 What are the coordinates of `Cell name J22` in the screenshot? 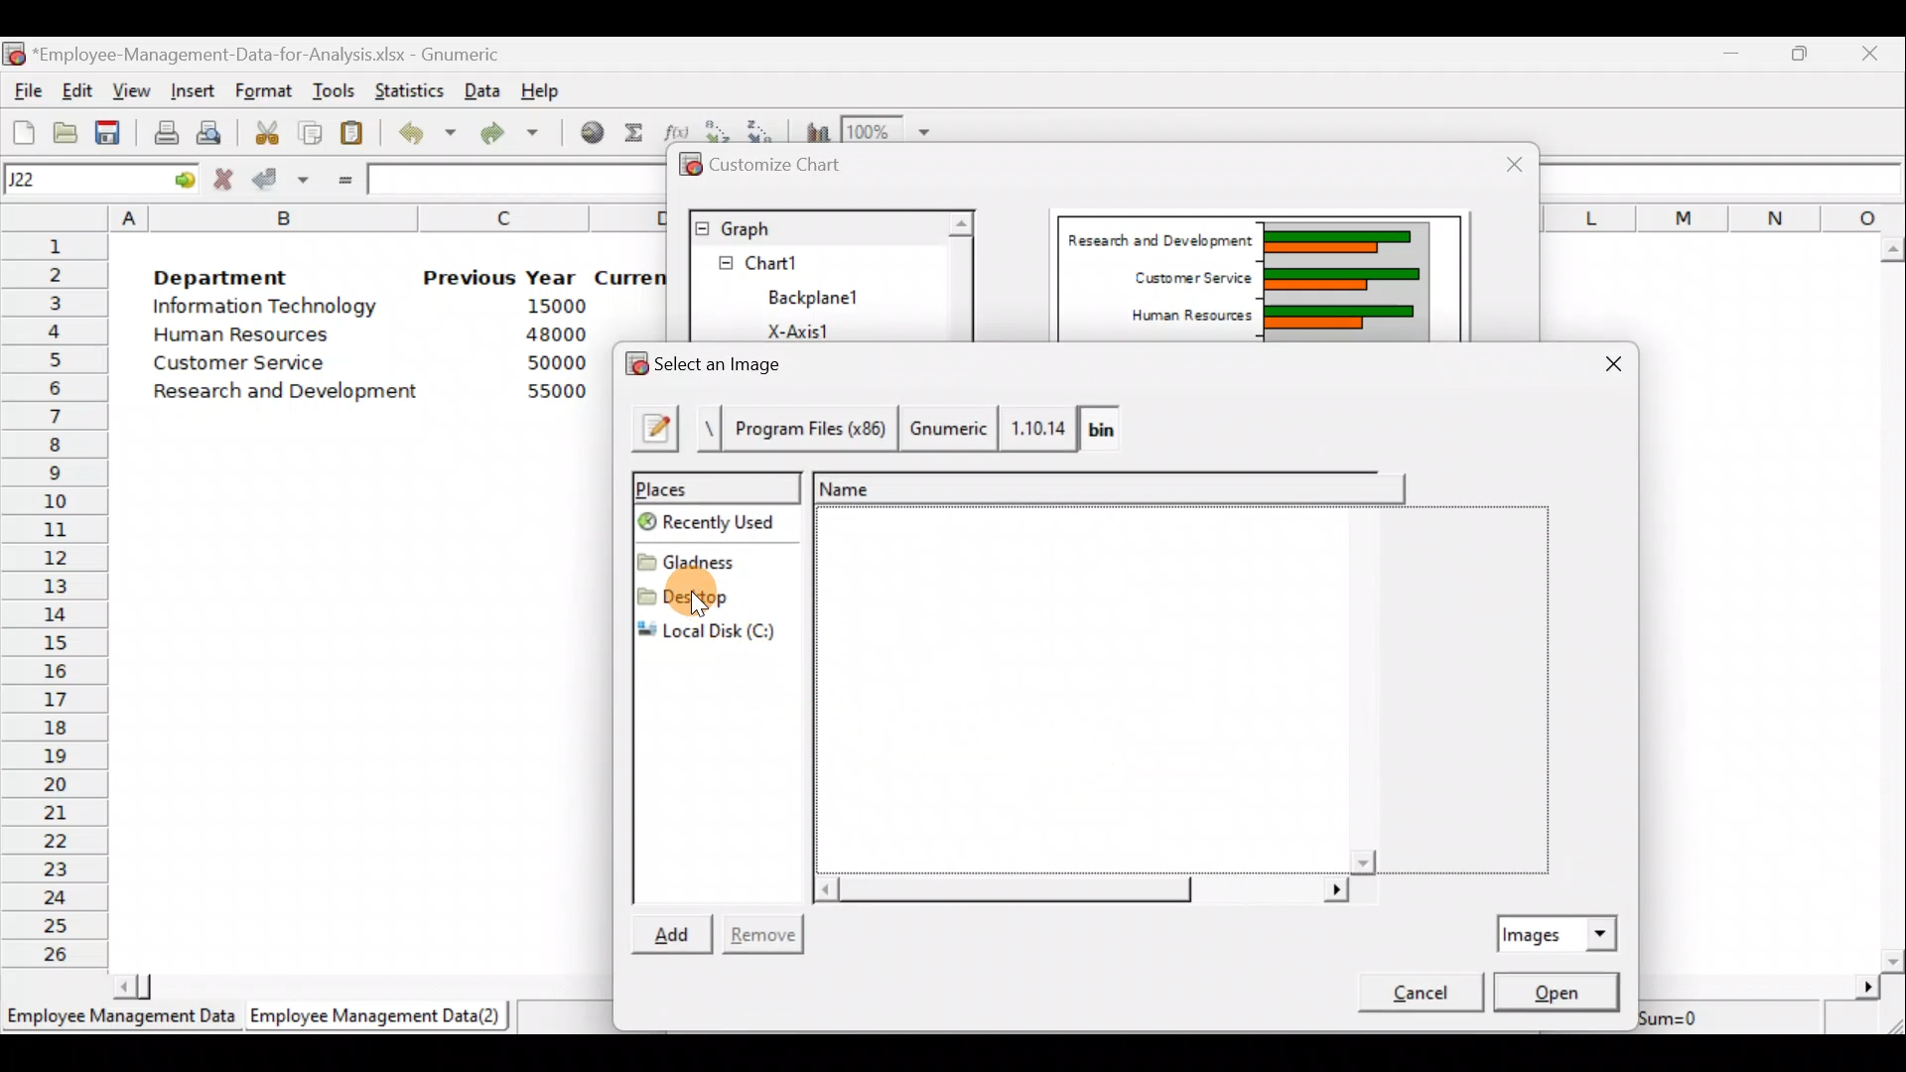 It's located at (76, 180).